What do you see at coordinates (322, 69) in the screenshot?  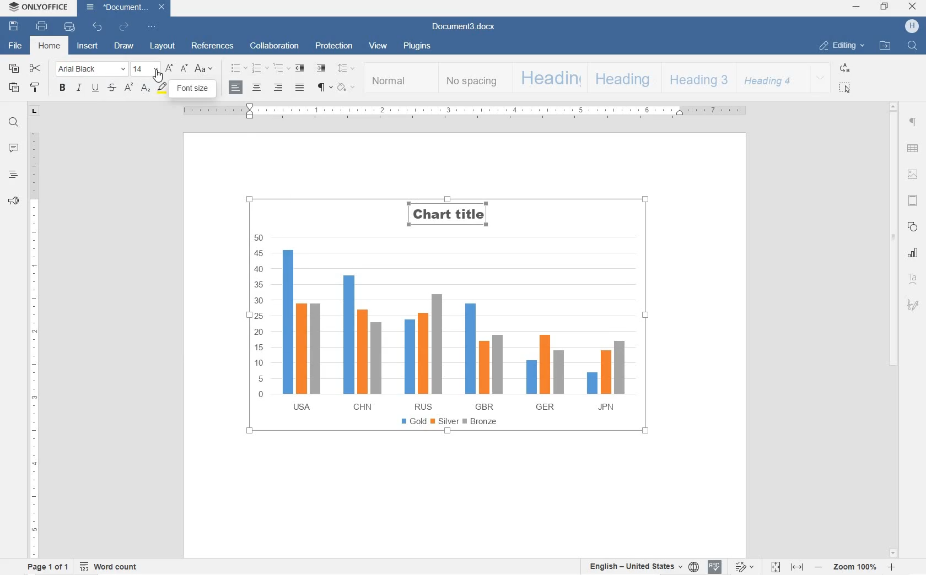 I see `INCREASE INDENT` at bounding box center [322, 69].